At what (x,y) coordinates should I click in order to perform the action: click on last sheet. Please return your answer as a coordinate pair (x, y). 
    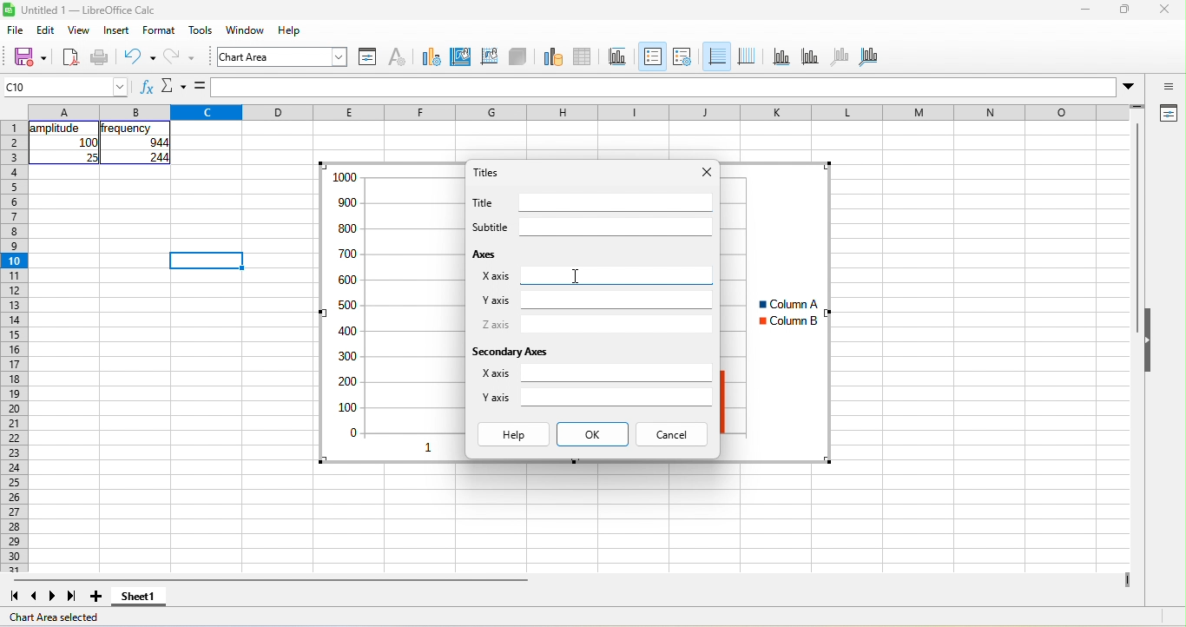
    Looking at the image, I should click on (72, 597).